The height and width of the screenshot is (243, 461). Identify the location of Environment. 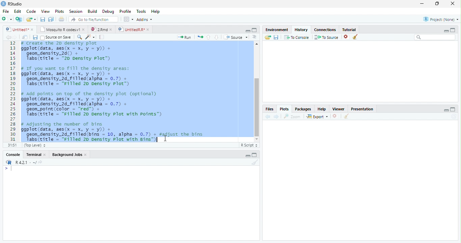
(276, 30).